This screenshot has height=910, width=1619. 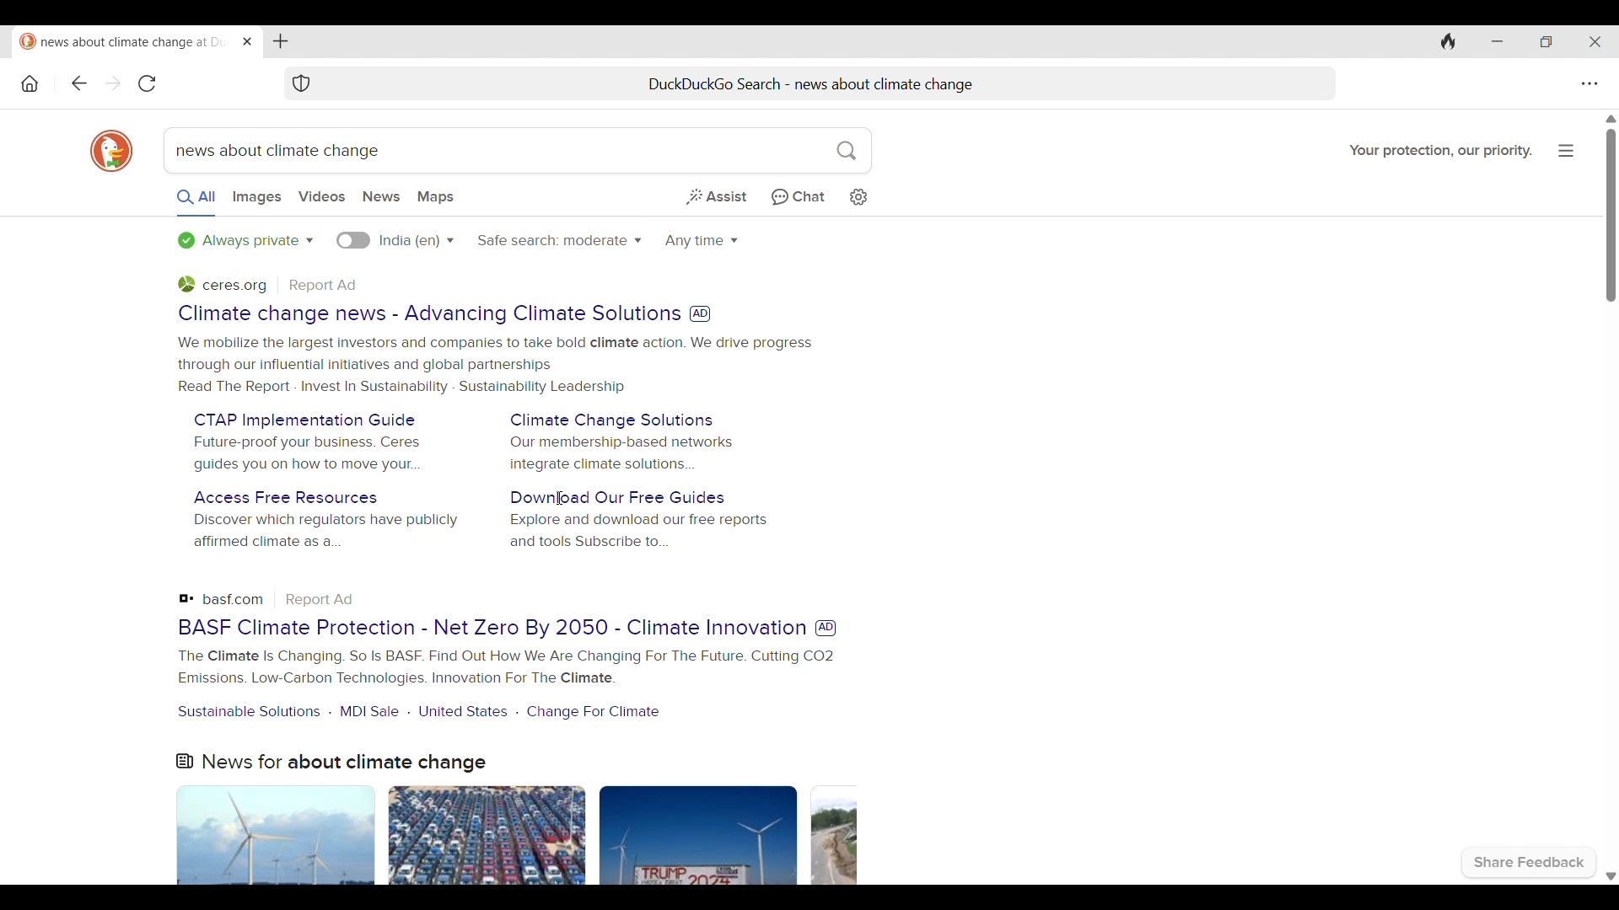 I want to click on Add new tab, so click(x=281, y=41).